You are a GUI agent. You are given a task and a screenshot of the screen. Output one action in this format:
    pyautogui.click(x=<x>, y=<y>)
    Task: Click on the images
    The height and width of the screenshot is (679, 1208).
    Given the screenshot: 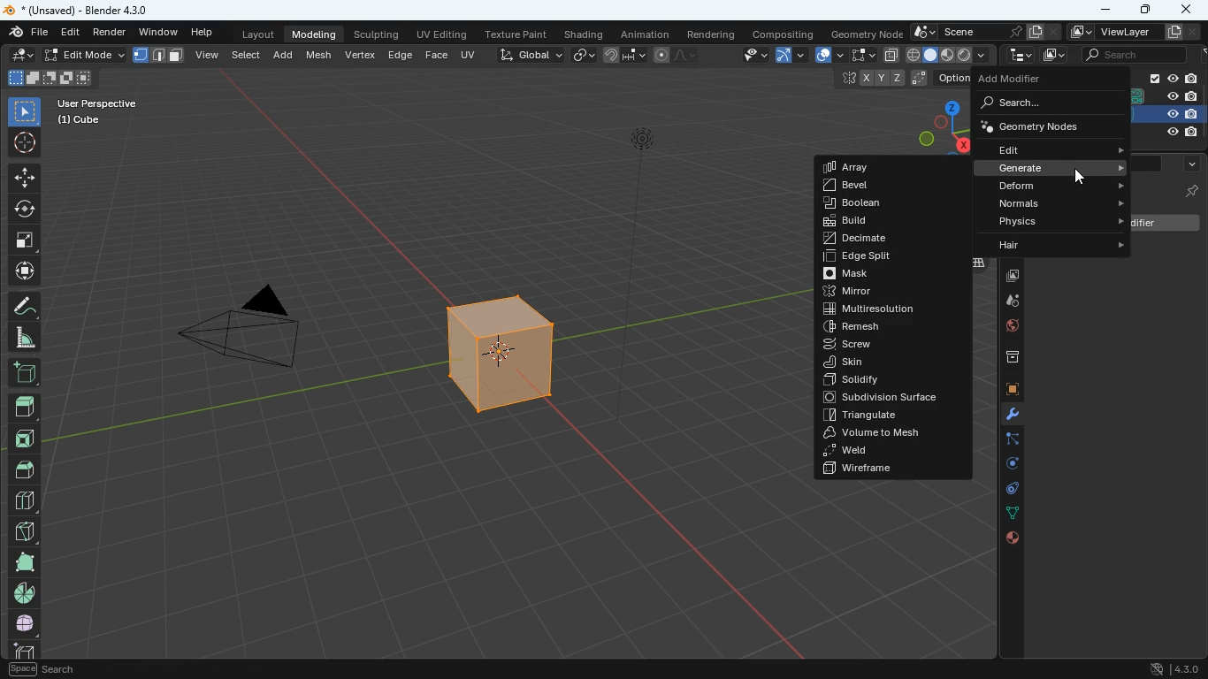 What is the action you would take?
    pyautogui.click(x=1008, y=278)
    